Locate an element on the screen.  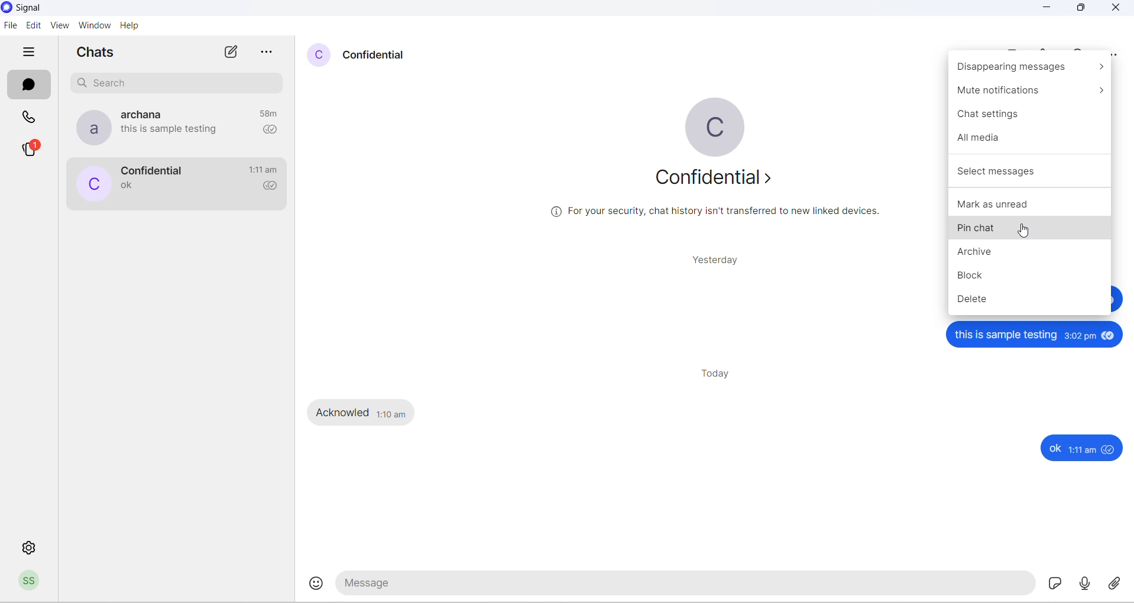
message text area is located at coordinates (686, 586).